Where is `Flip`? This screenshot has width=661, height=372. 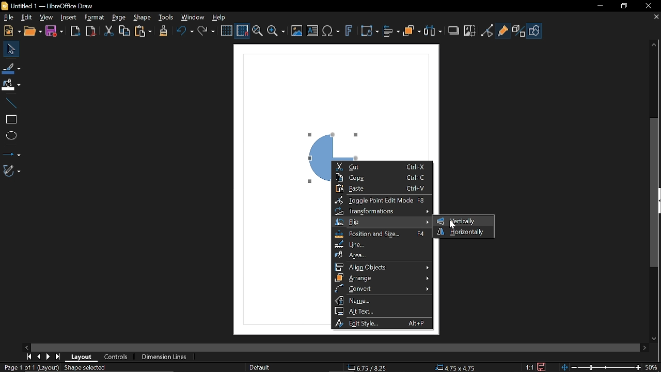 Flip is located at coordinates (382, 223).